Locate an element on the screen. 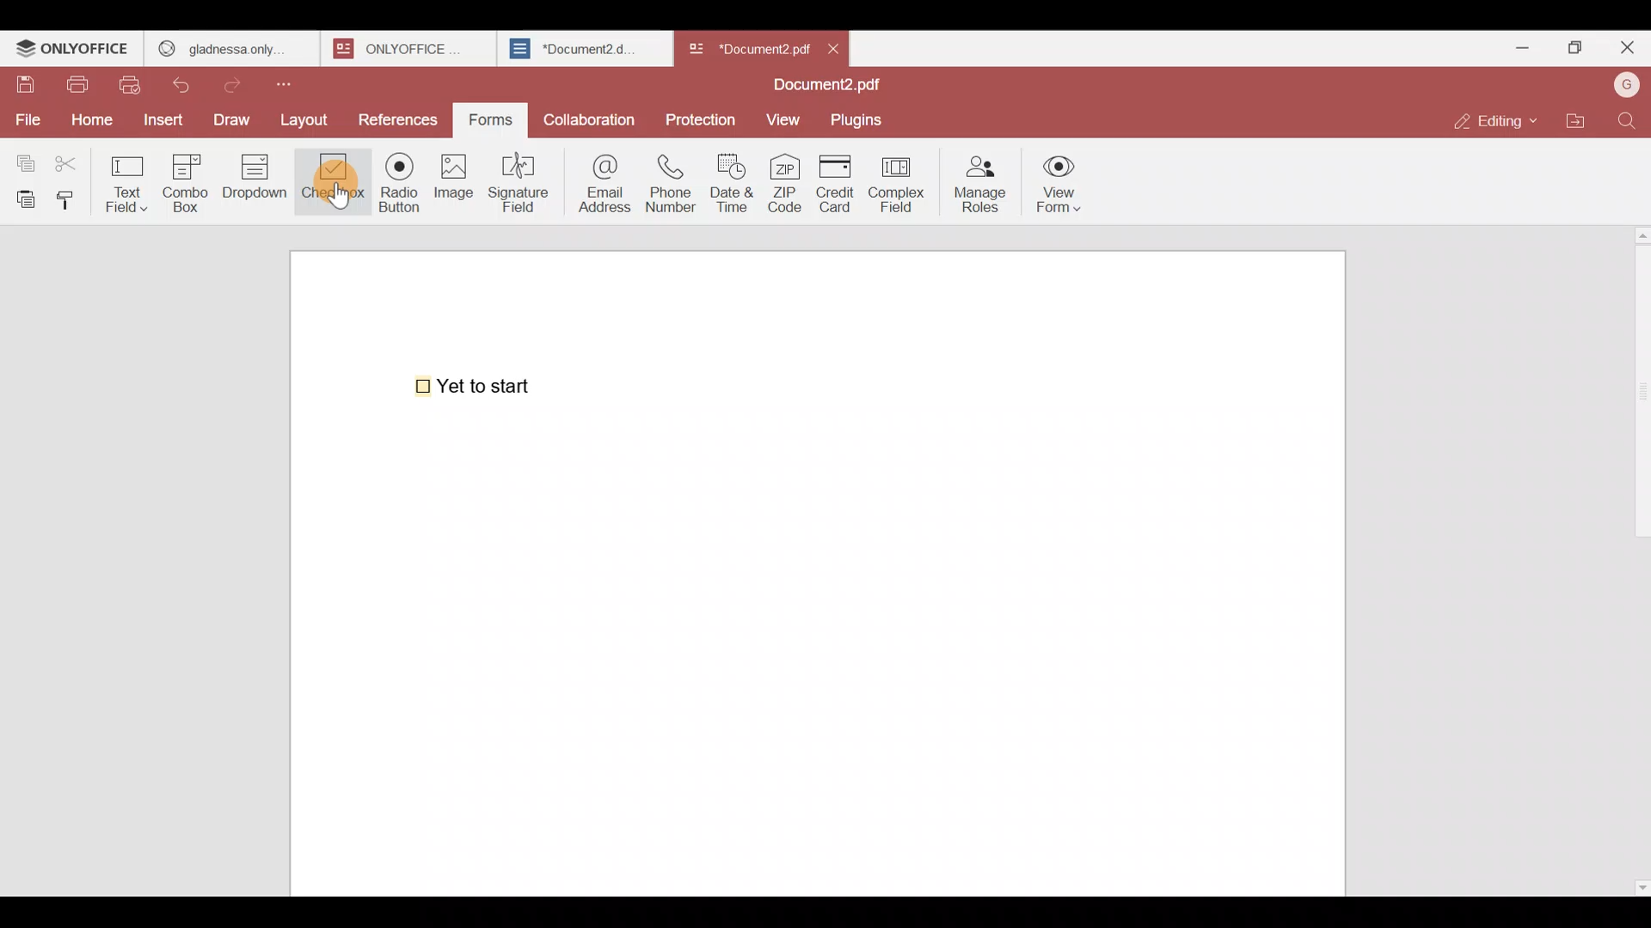  Combo box is located at coordinates (185, 180).